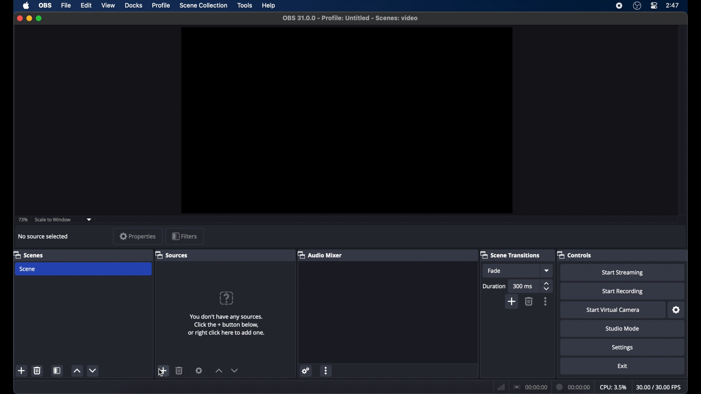  What do you see at coordinates (530, 387) in the screenshot?
I see `connection` at bounding box center [530, 387].